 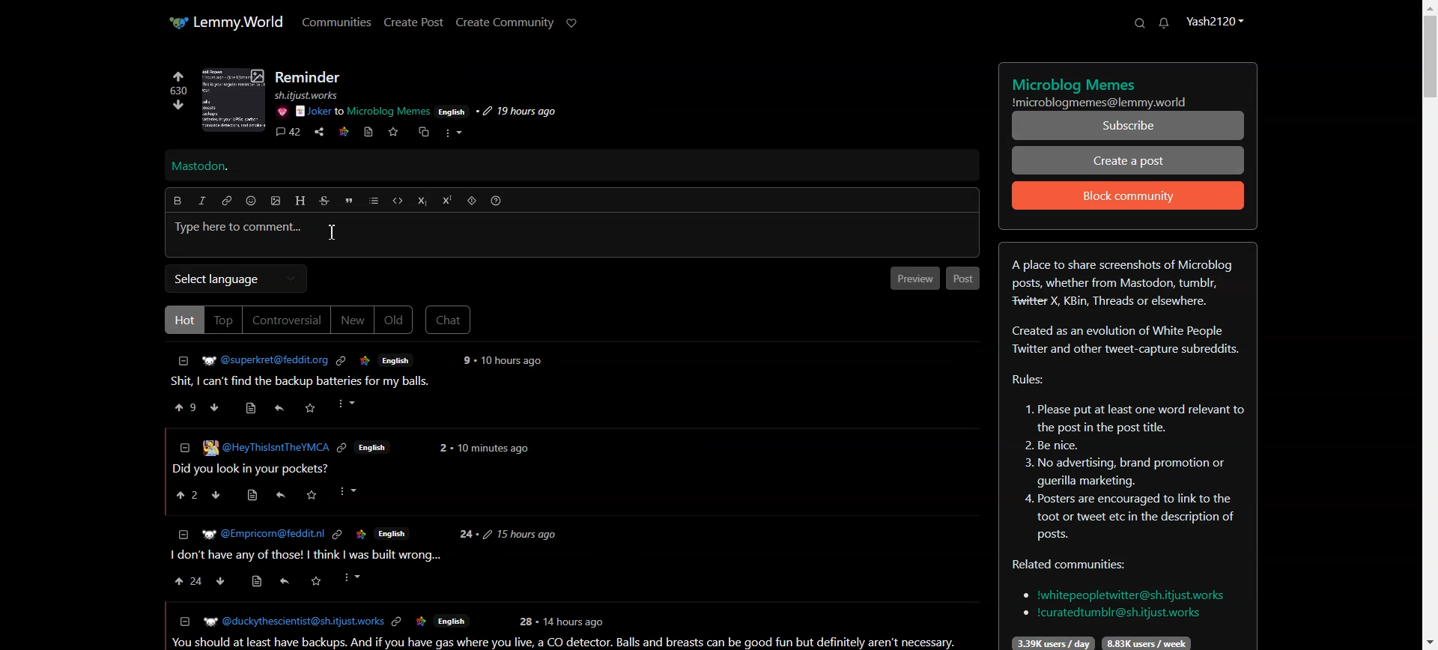 What do you see at coordinates (215, 407) in the screenshot?
I see `Down Vote` at bounding box center [215, 407].